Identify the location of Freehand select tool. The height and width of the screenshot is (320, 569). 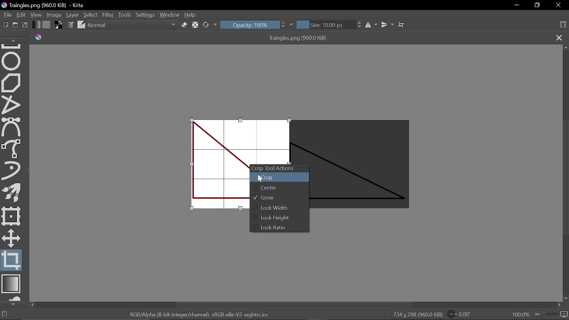
(12, 148).